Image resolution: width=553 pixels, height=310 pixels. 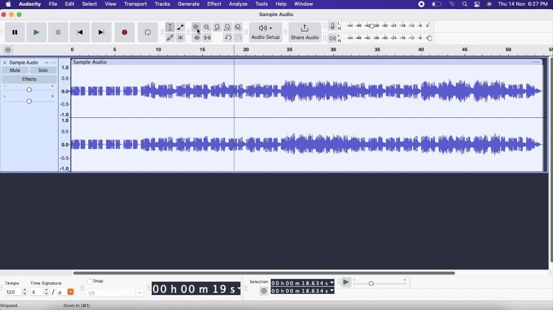 What do you see at coordinates (15, 292) in the screenshot?
I see `120` at bounding box center [15, 292].